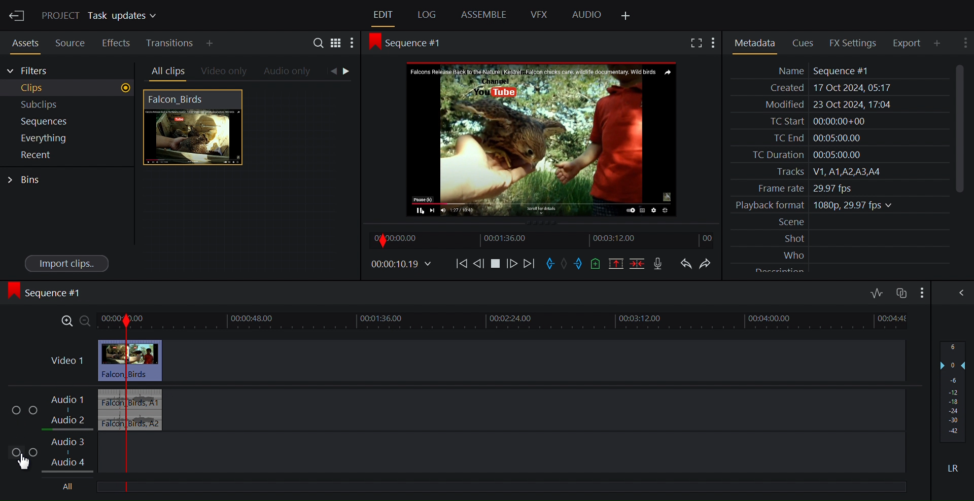  I want to click on Show recent in the current project, so click(66, 155).